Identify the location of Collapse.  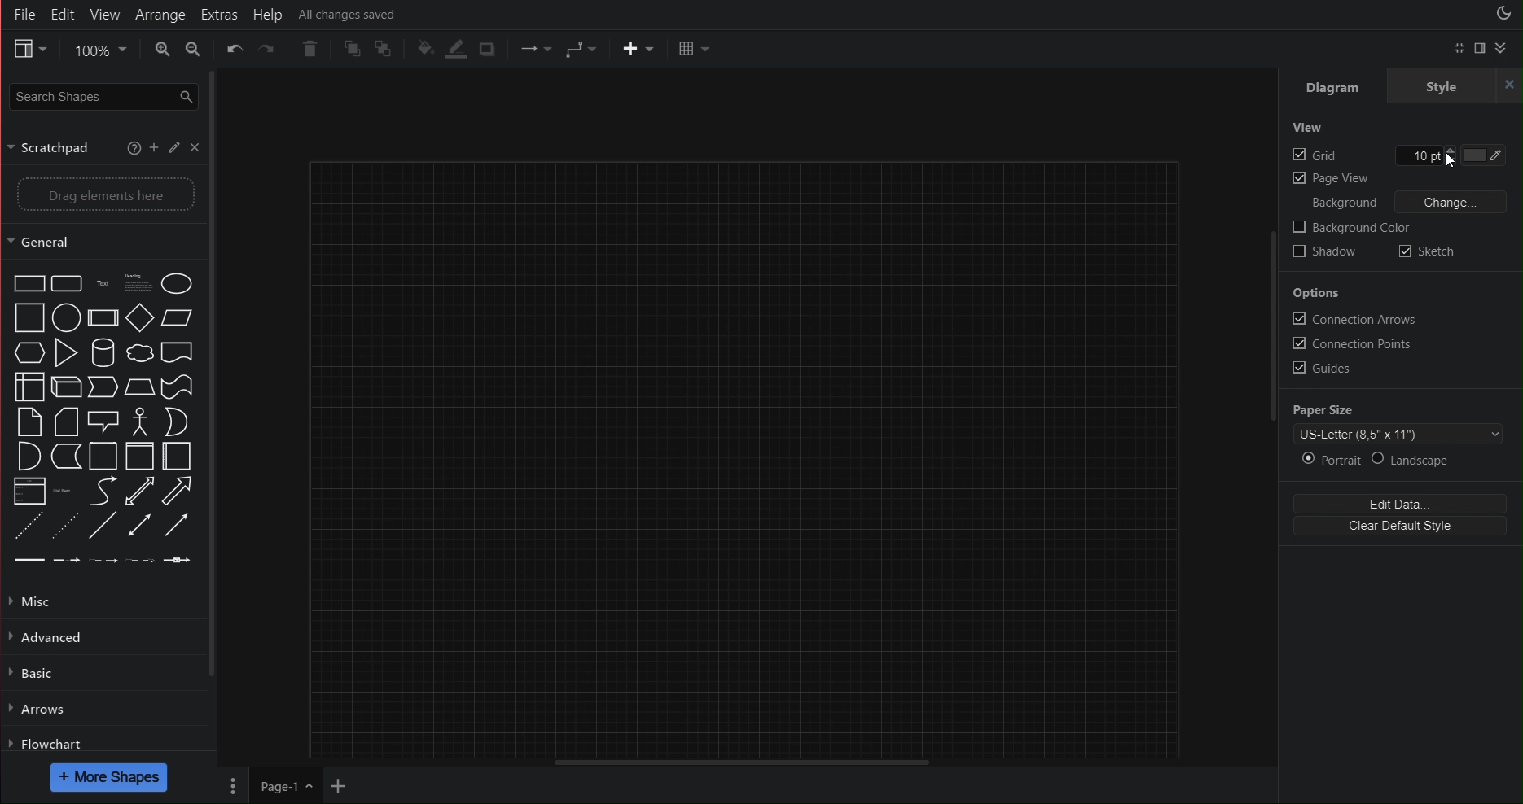
(1503, 48).